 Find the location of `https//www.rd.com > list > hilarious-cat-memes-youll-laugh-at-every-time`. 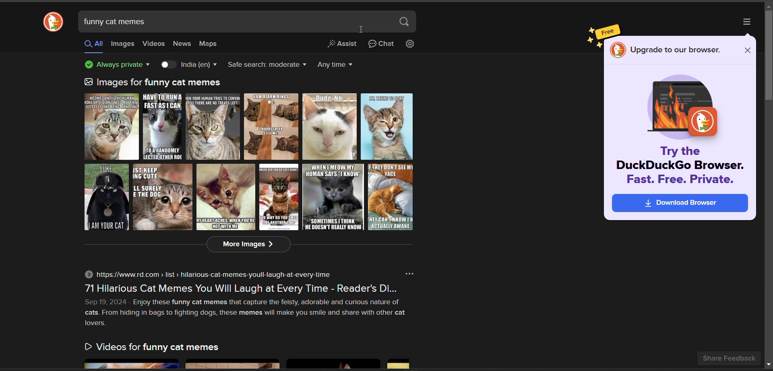

https//www.rd.com > list > hilarious-cat-memes-youll-laugh-at-every-time is located at coordinates (207, 274).